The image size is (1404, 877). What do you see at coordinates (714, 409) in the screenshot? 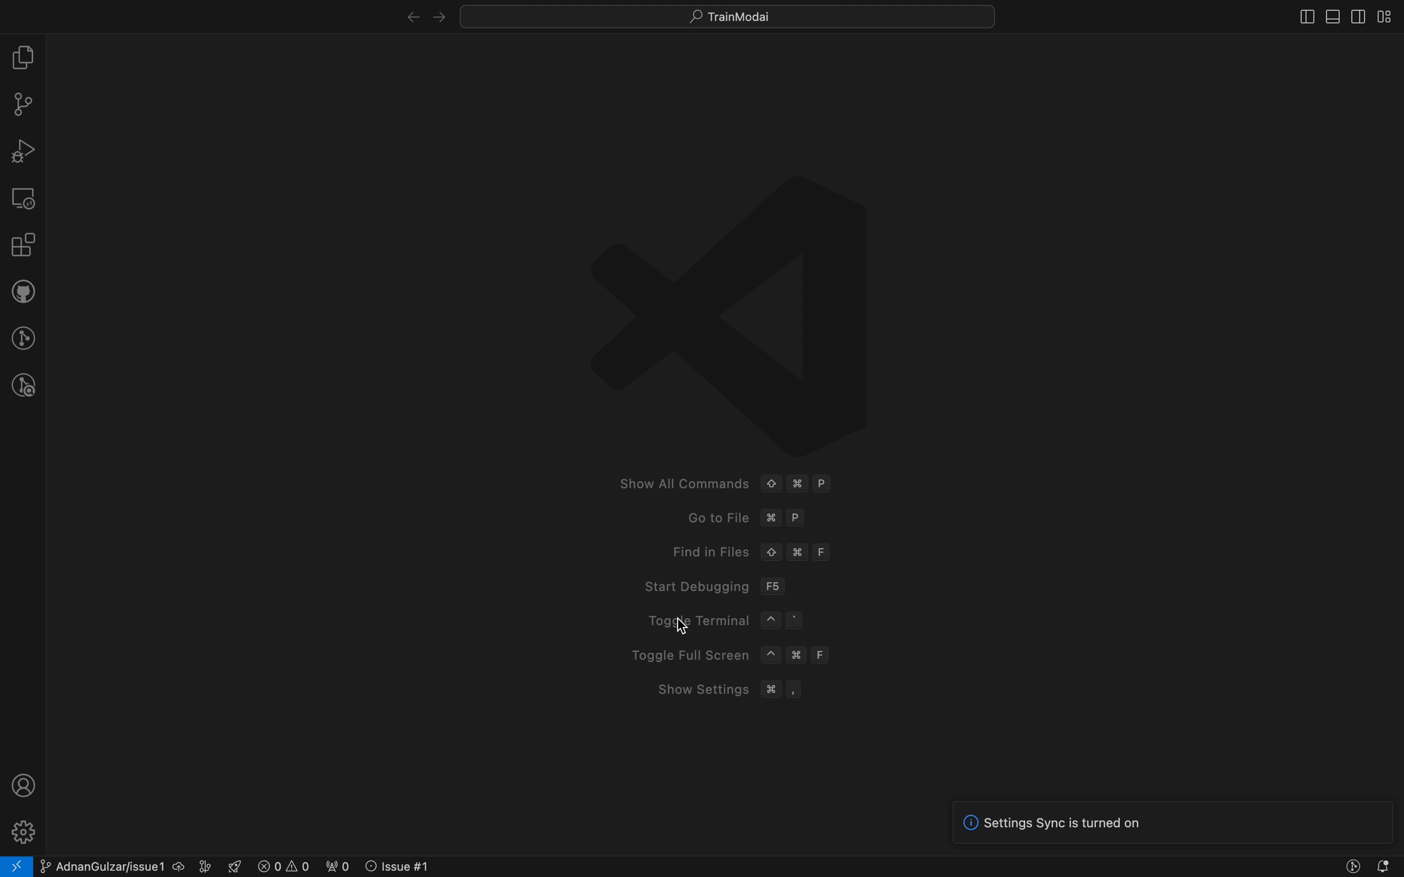
I see `welcome screen` at bounding box center [714, 409].